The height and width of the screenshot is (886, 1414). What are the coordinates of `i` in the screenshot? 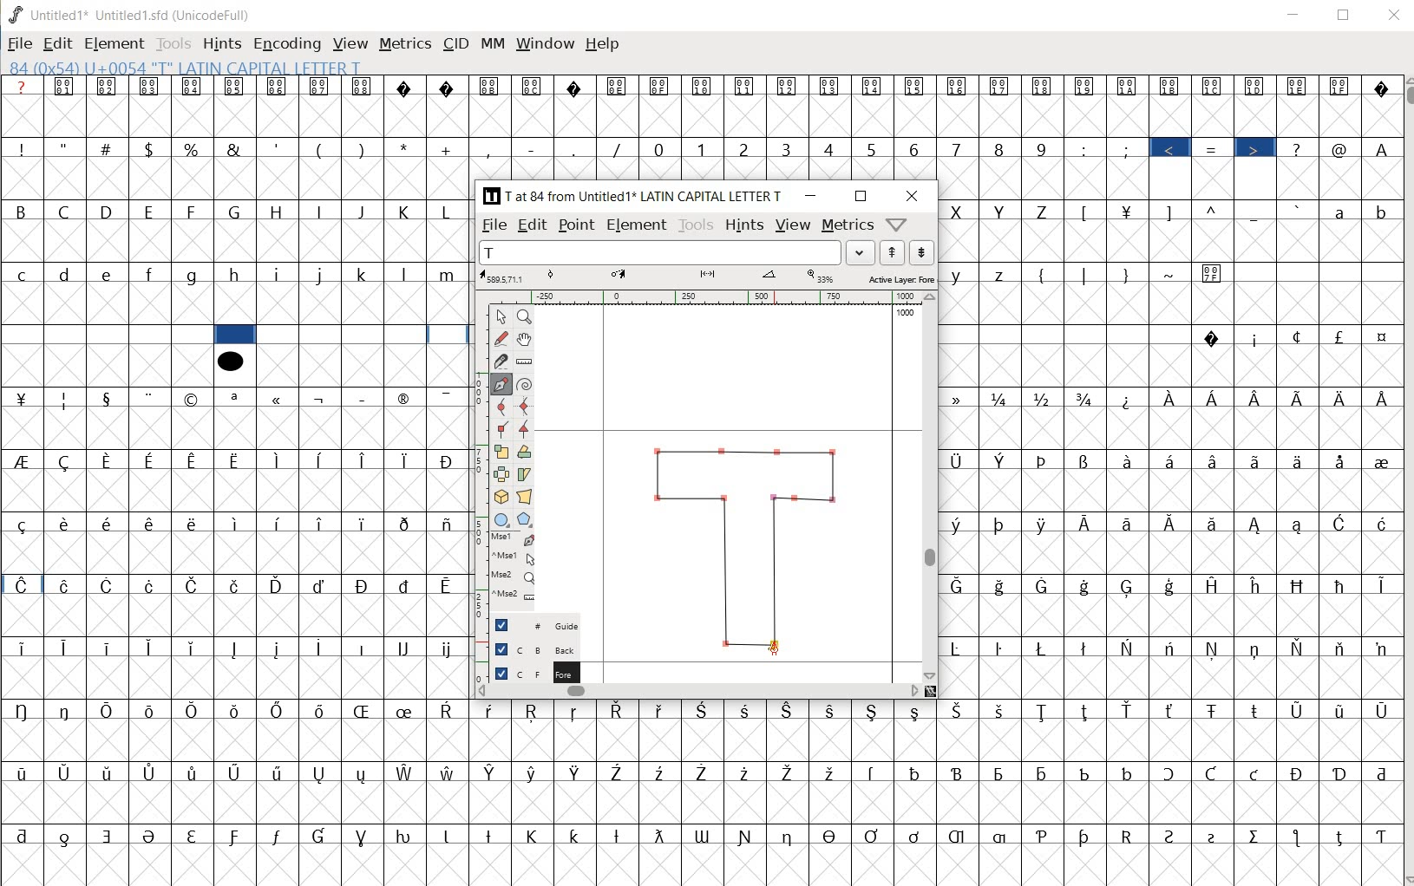 It's located at (280, 274).